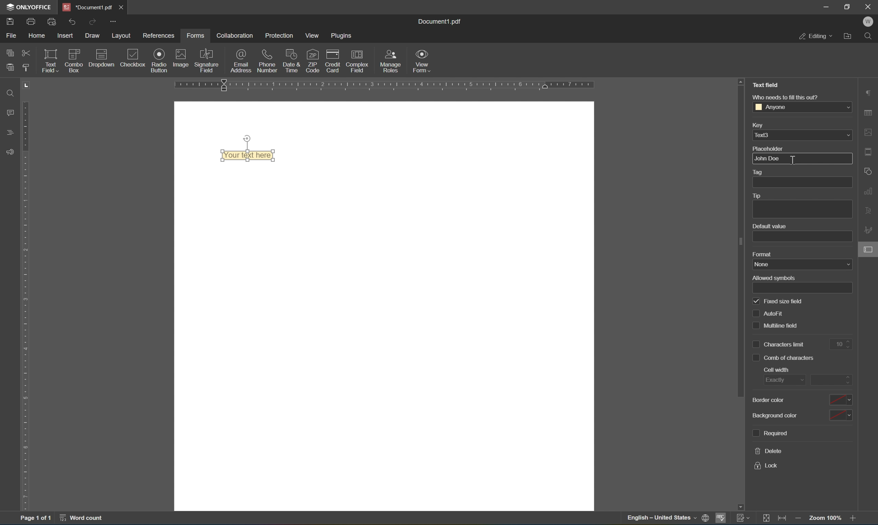 The image size is (878, 525). Describe the element at coordinates (783, 358) in the screenshot. I see `comb of characters` at that location.